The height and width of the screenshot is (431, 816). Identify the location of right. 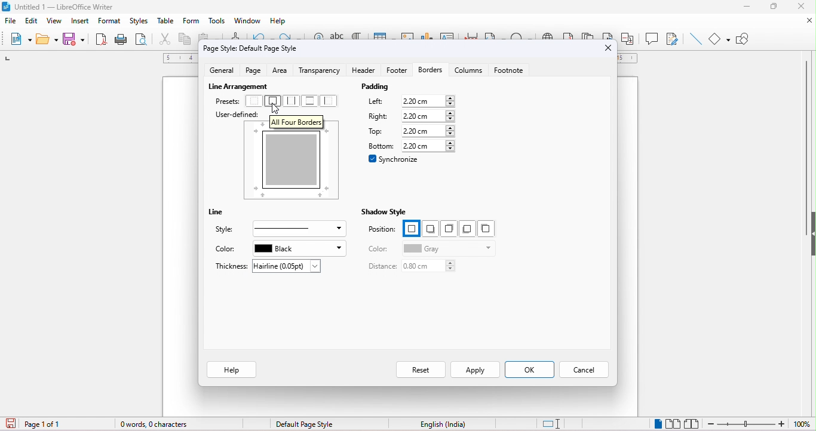
(379, 117).